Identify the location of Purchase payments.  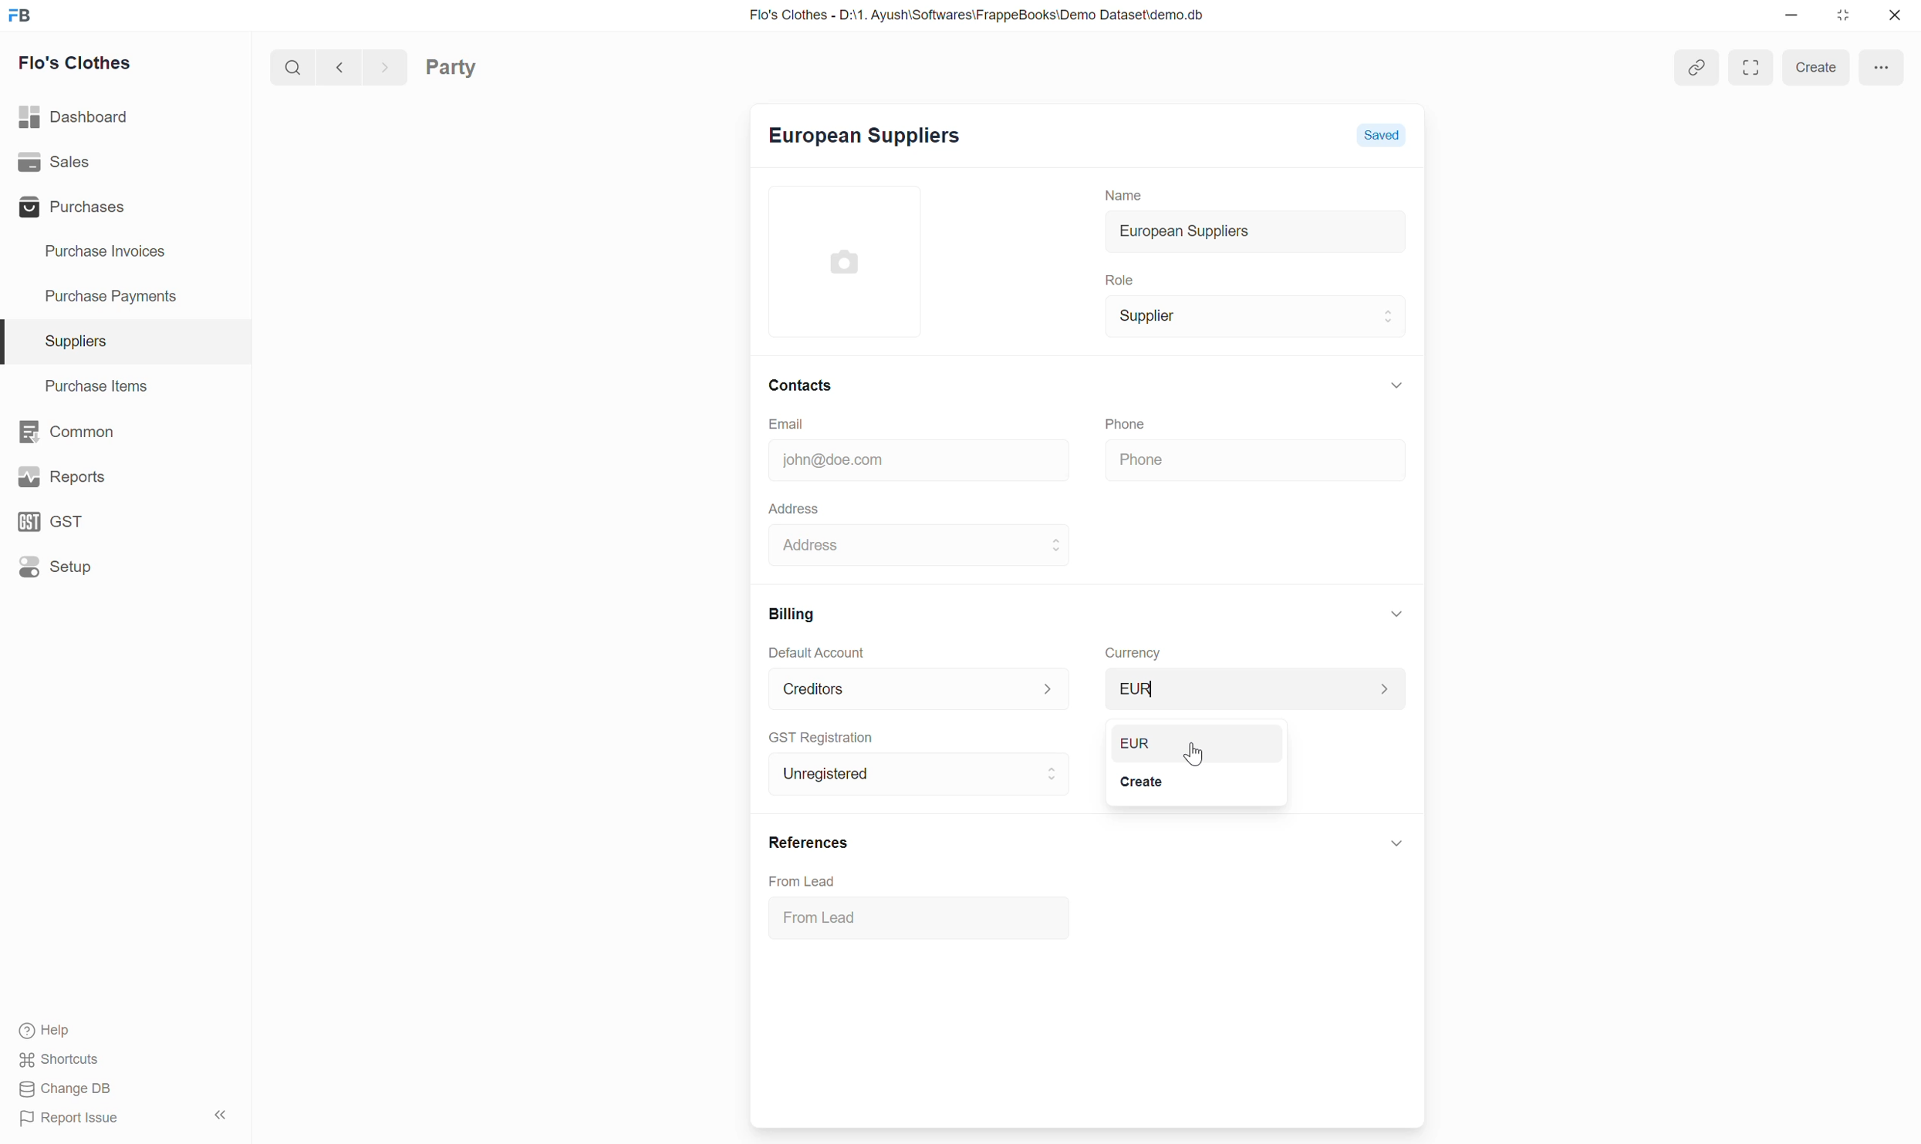
(96, 295).